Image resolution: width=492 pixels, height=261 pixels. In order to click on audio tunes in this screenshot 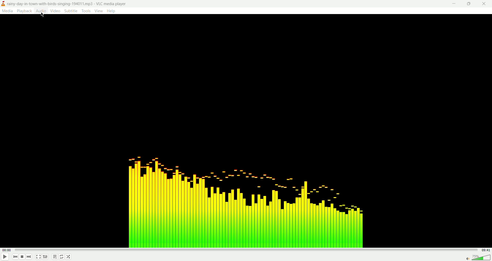, I will do `click(246, 197)`.